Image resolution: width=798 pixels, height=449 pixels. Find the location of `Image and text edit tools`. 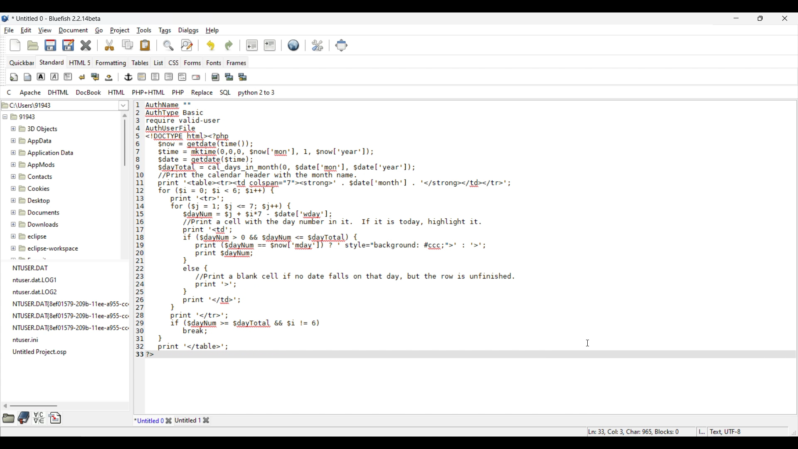

Image and text edit tools is located at coordinates (130, 76).